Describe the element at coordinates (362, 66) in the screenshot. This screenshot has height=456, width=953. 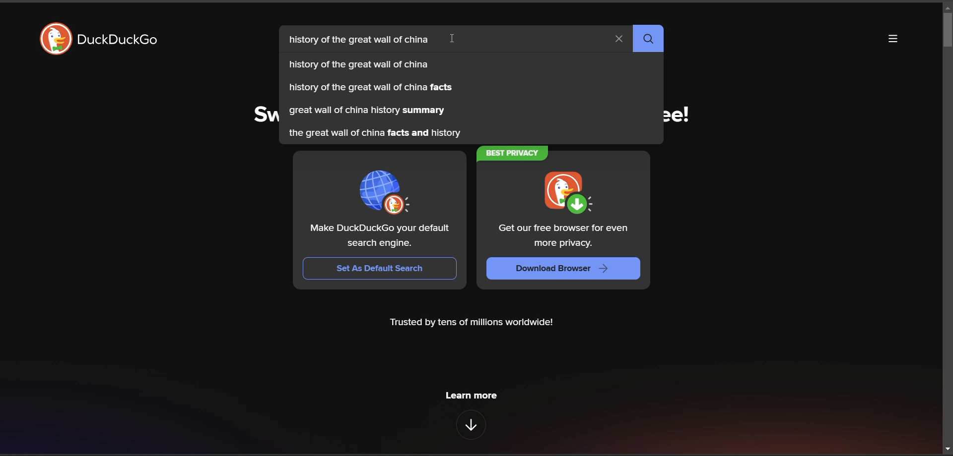
I see `history of the great wall of china` at that location.